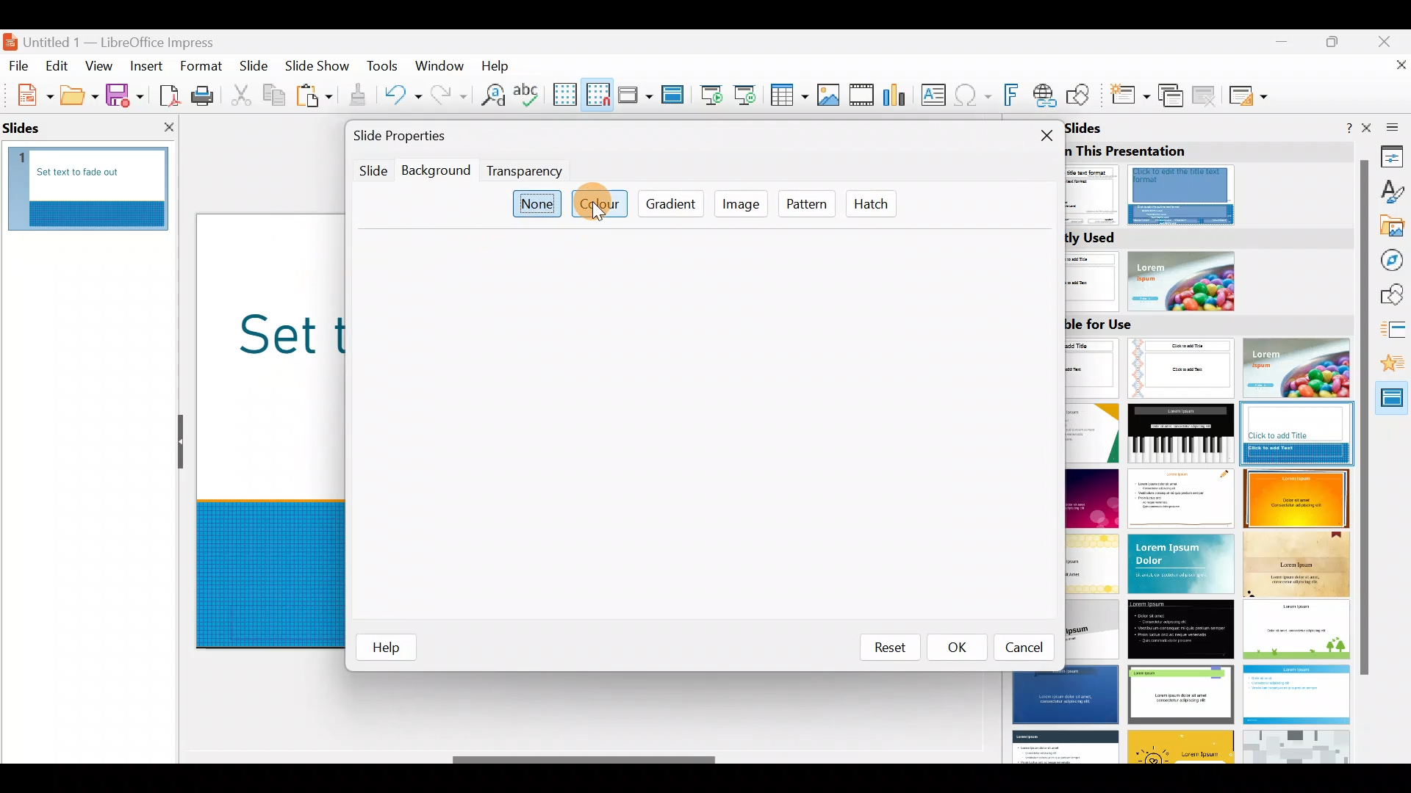 The height and width of the screenshot is (793, 1411). Describe the element at coordinates (1390, 40) in the screenshot. I see `Close` at that location.